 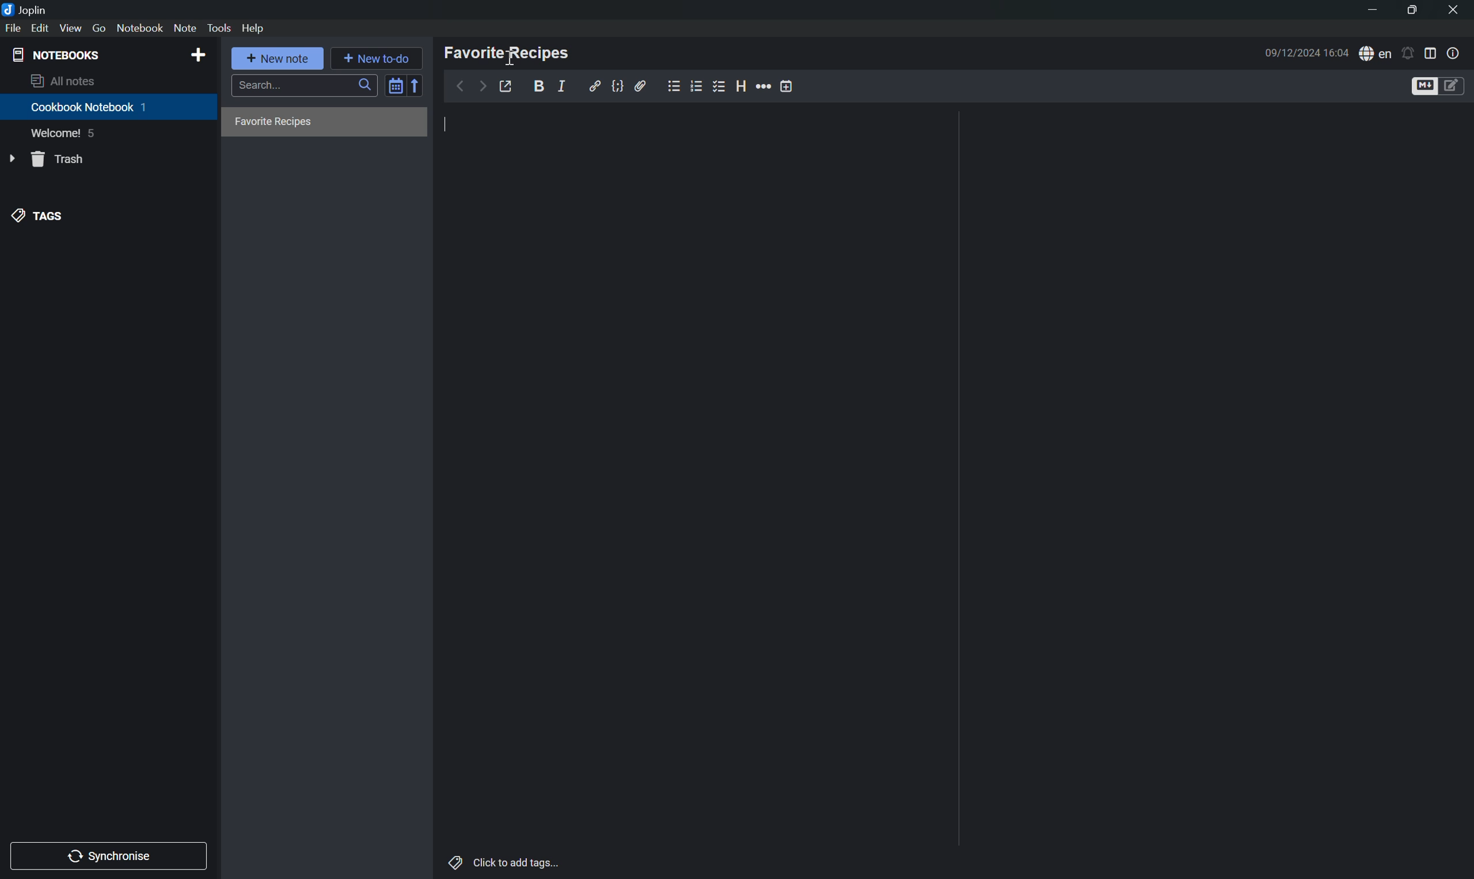 What do you see at coordinates (1434, 53) in the screenshot?
I see `Toggle editor layout` at bounding box center [1434, 53].